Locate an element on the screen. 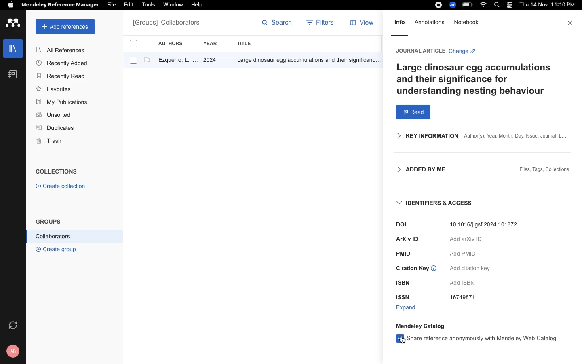 The width and height of the screenshot is (582, 364). ‘Window is located at coordinates (174, 6).